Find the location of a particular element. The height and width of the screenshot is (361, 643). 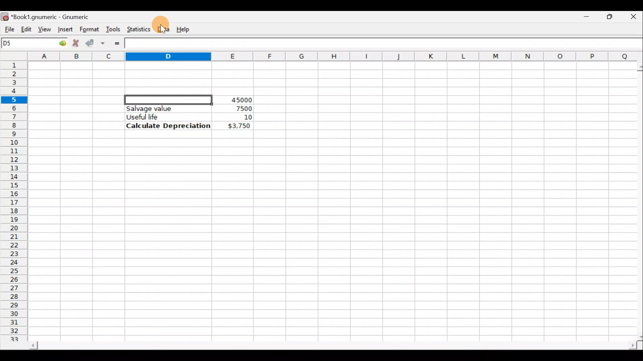

Book1.gnumeric - Gnumeric is located at coordinates (55, 16).